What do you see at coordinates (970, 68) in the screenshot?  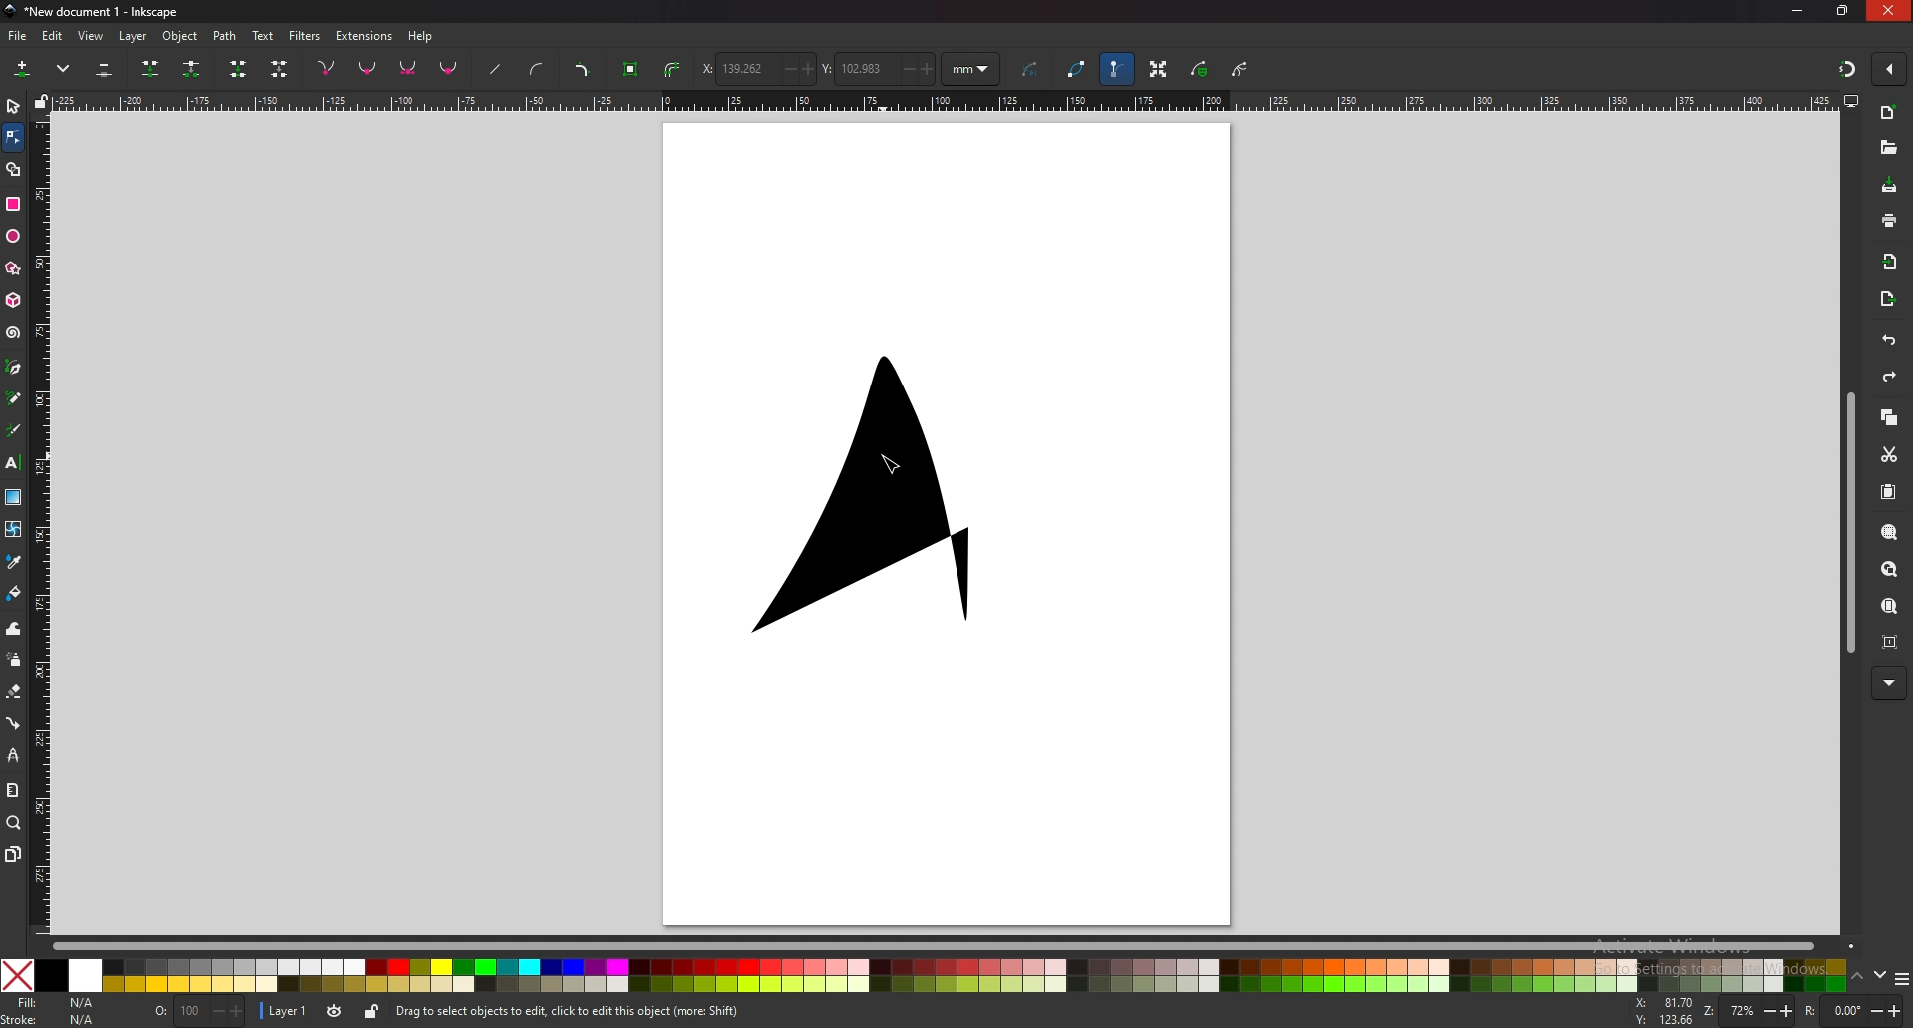 I see `units` at bounding box center [970, 68].